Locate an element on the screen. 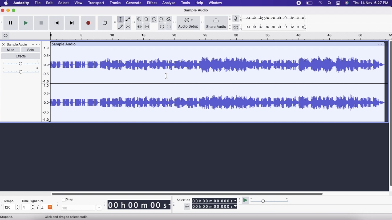 This screenshot has height=220, width=392. Zoom Out is located at coordinates (147, 19).